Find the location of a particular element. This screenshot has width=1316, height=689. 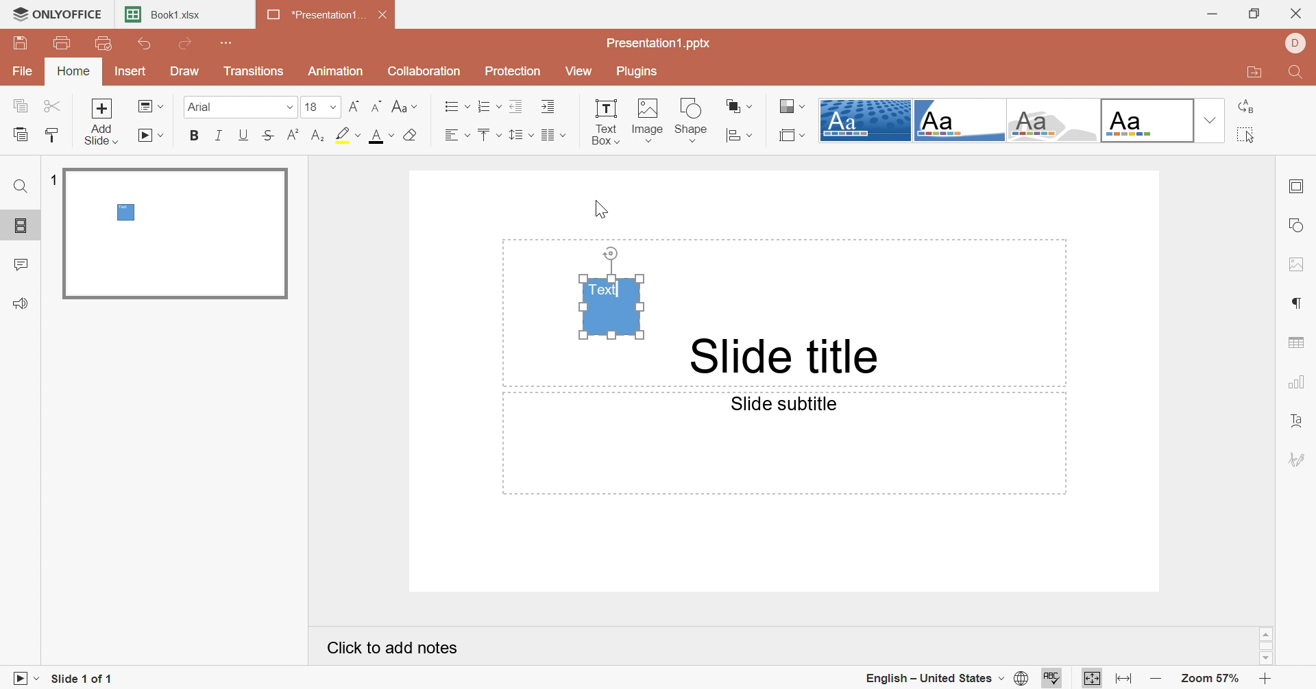

Decrement font size is located at coordinates (376, 107).